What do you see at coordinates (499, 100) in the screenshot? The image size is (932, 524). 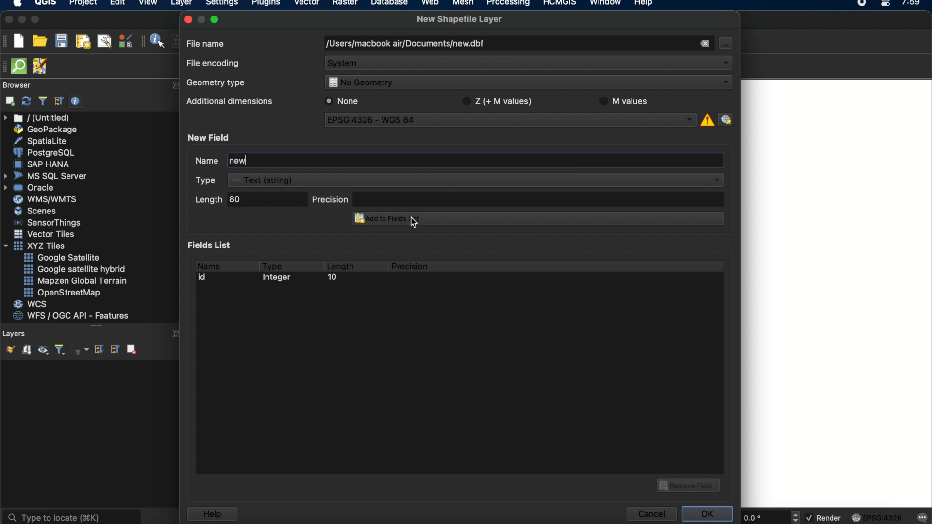 I see `Z (+ M values)` at bounding box center [499, 100].